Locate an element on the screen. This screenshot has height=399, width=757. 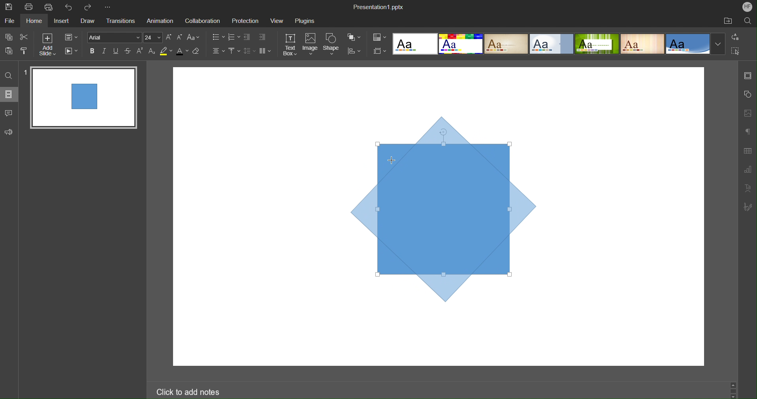
Copy is located at coordinates (9, 37).